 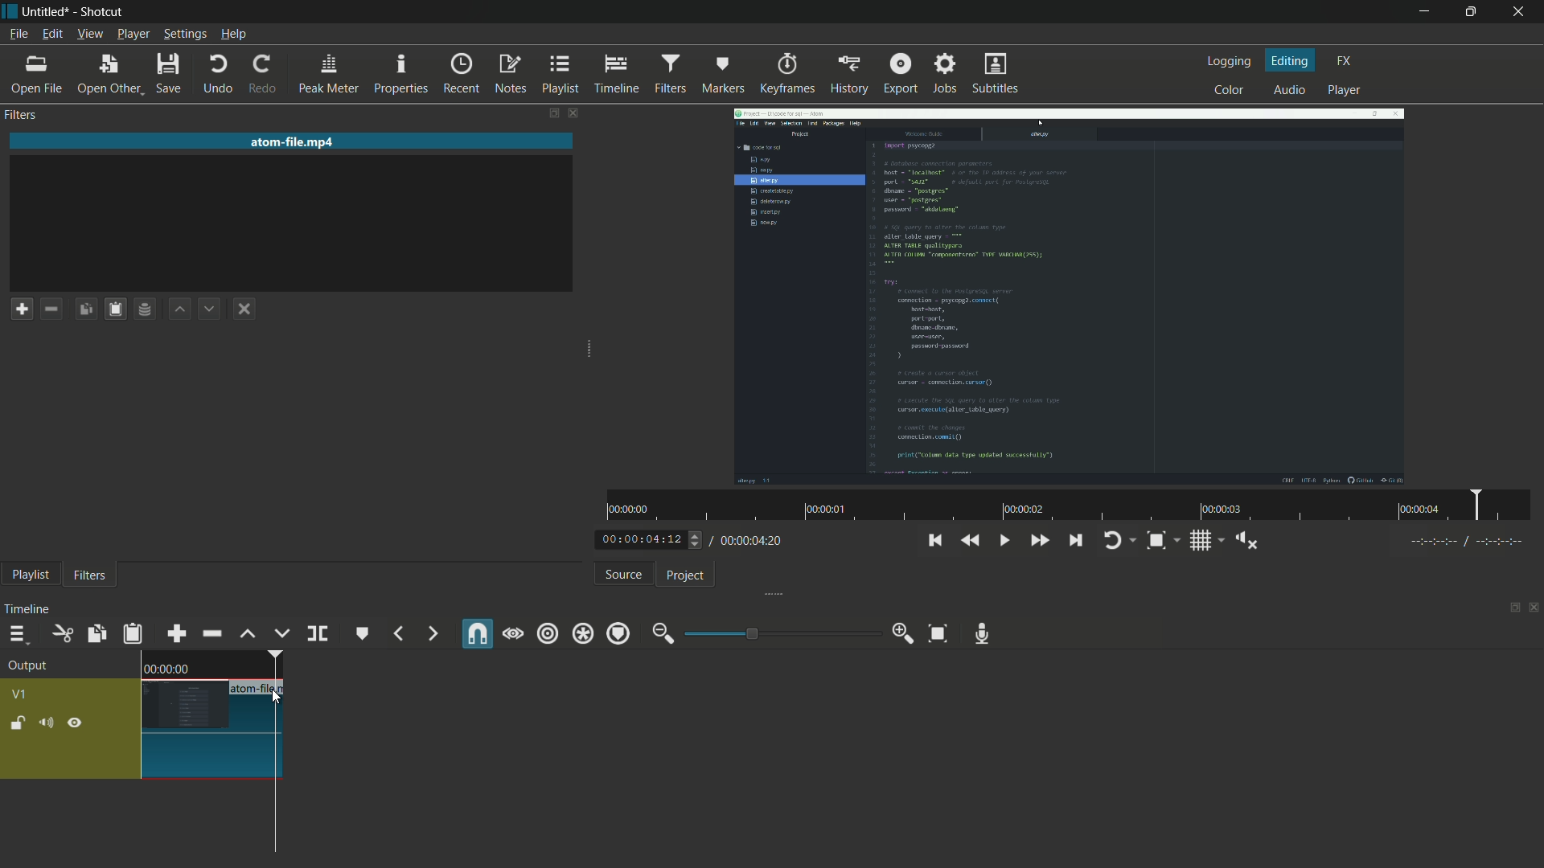 I want to click on skip to the next point, so click(x=1075, y=540).